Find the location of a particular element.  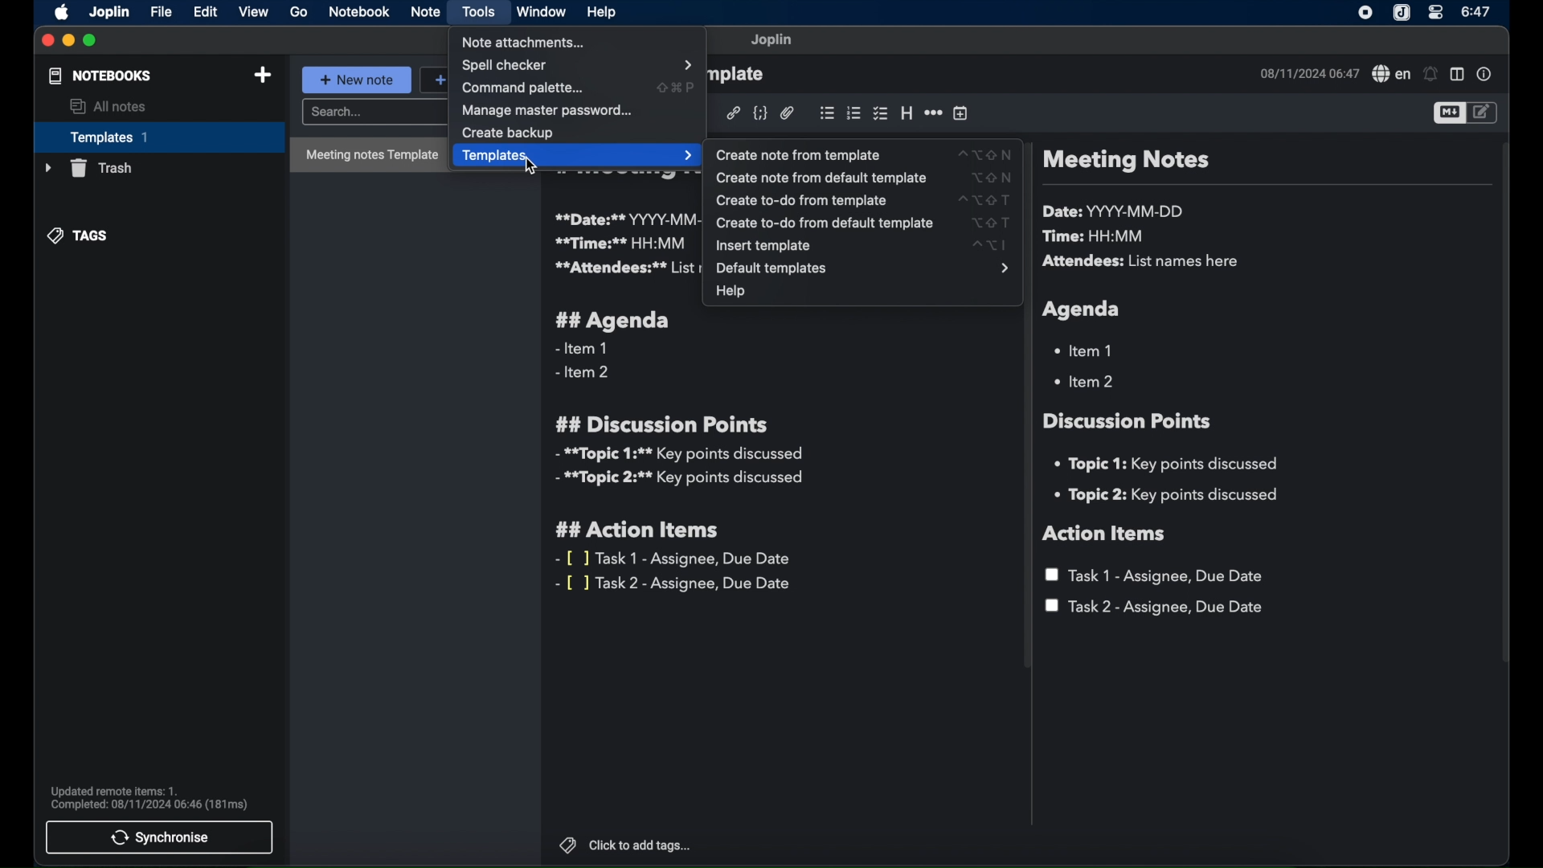

templates is located at coordinates (578, 156).